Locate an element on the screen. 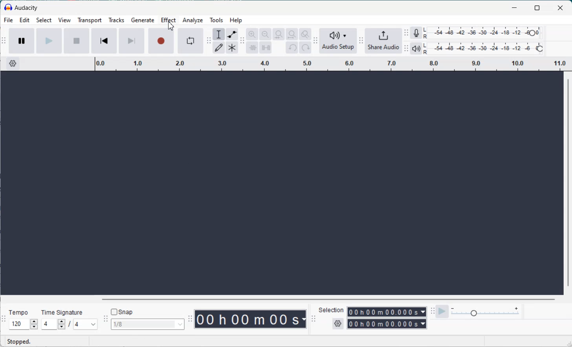 This screenshot has width=572, height=347. Audacity selection toolbar is located at coordinates (314, 318).